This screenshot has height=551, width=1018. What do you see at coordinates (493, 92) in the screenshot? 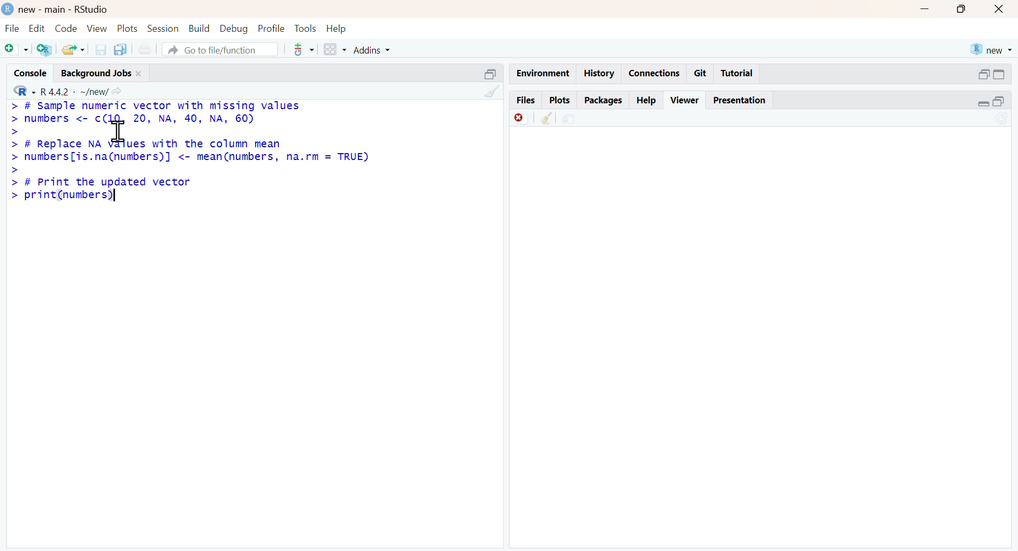
I see `clean` at bounding box center [493, 92].